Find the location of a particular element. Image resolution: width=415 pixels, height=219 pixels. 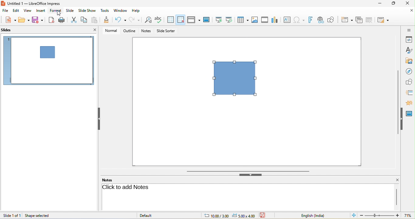

insert is located at coordinates (42, 11).